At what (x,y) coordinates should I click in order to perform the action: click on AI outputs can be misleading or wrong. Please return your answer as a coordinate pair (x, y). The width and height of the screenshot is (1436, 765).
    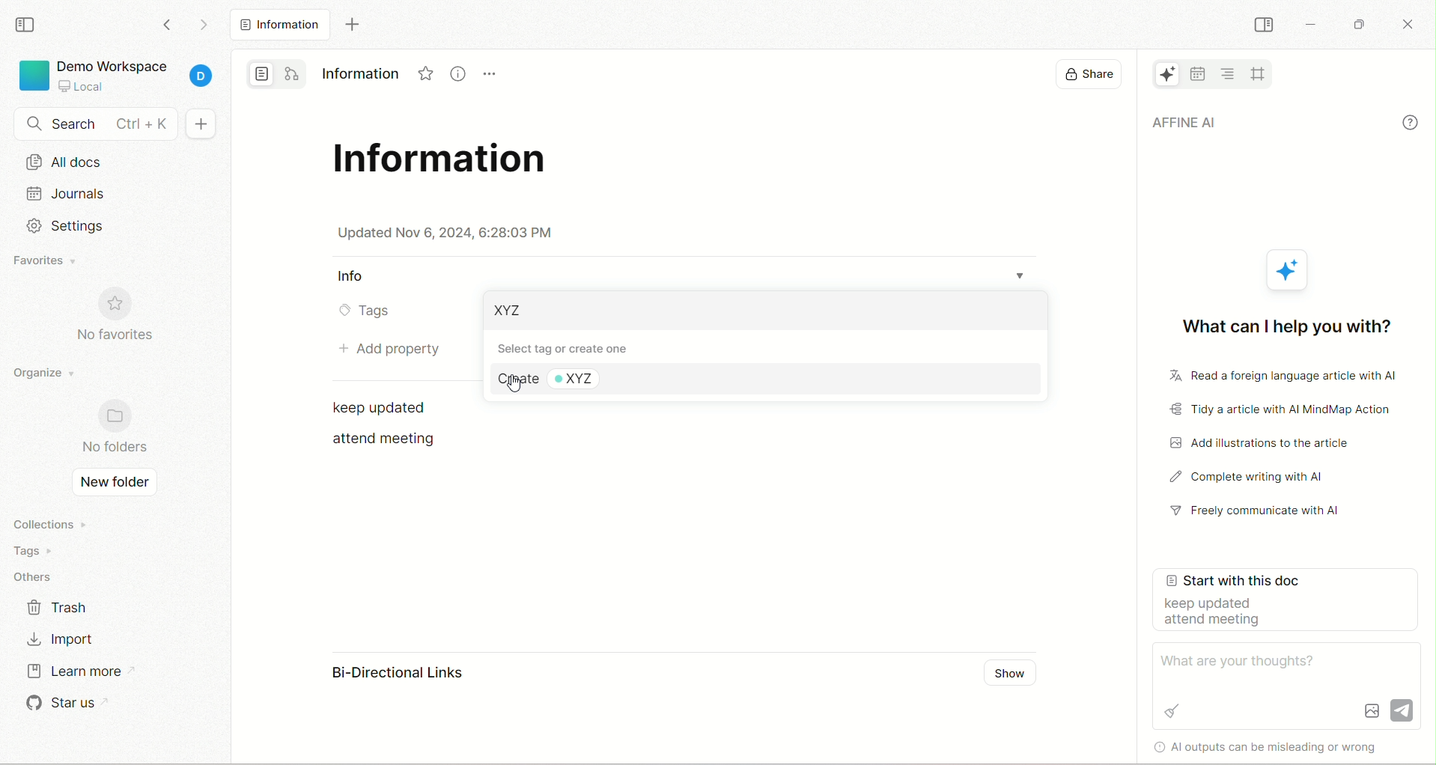
    Looking at the image, I should click on (1279, 746).